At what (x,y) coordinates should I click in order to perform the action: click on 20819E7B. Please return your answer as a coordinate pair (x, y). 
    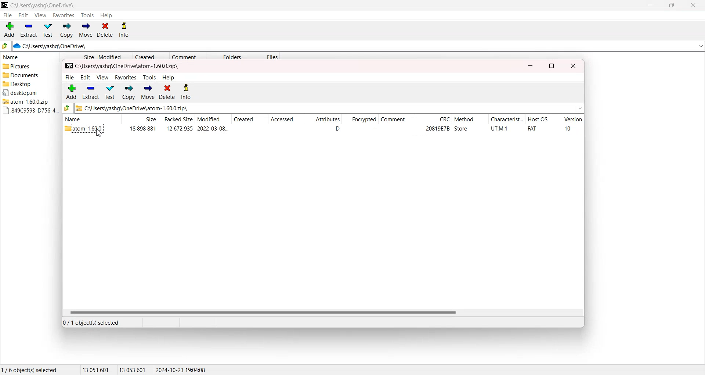
    Looking at the image, I should click on (437, 129).